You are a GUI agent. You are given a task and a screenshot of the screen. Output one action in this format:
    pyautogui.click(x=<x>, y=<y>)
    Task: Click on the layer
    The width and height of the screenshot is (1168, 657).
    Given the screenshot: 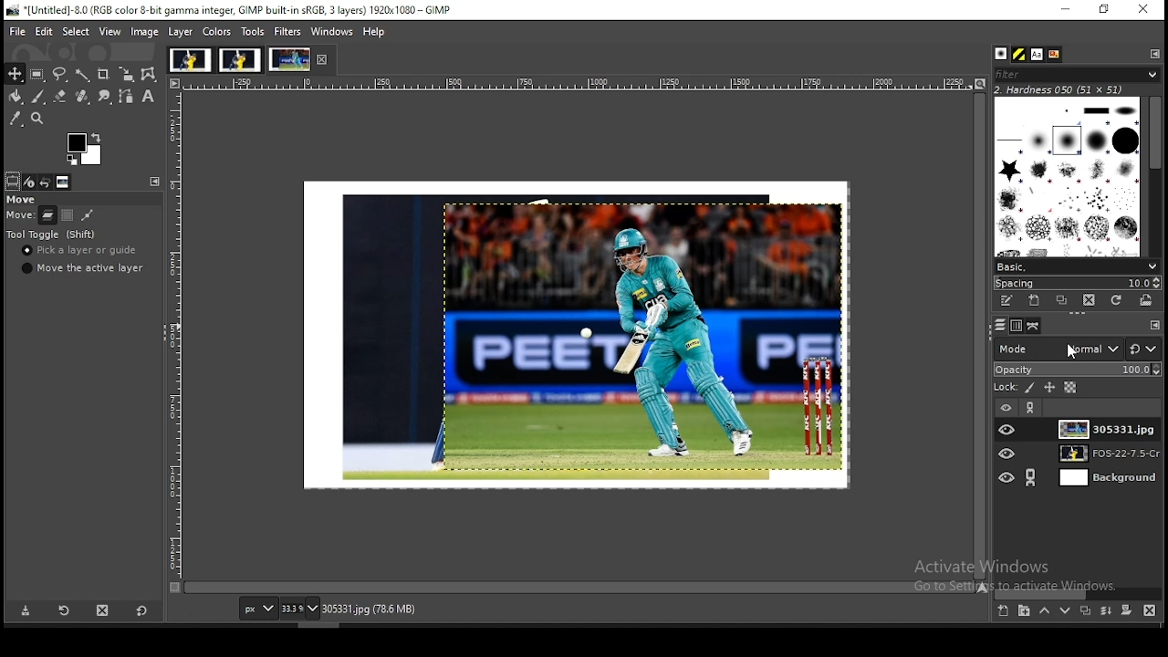 What is the action you would take?
    pyautogui.click(x=183, y=32)
    